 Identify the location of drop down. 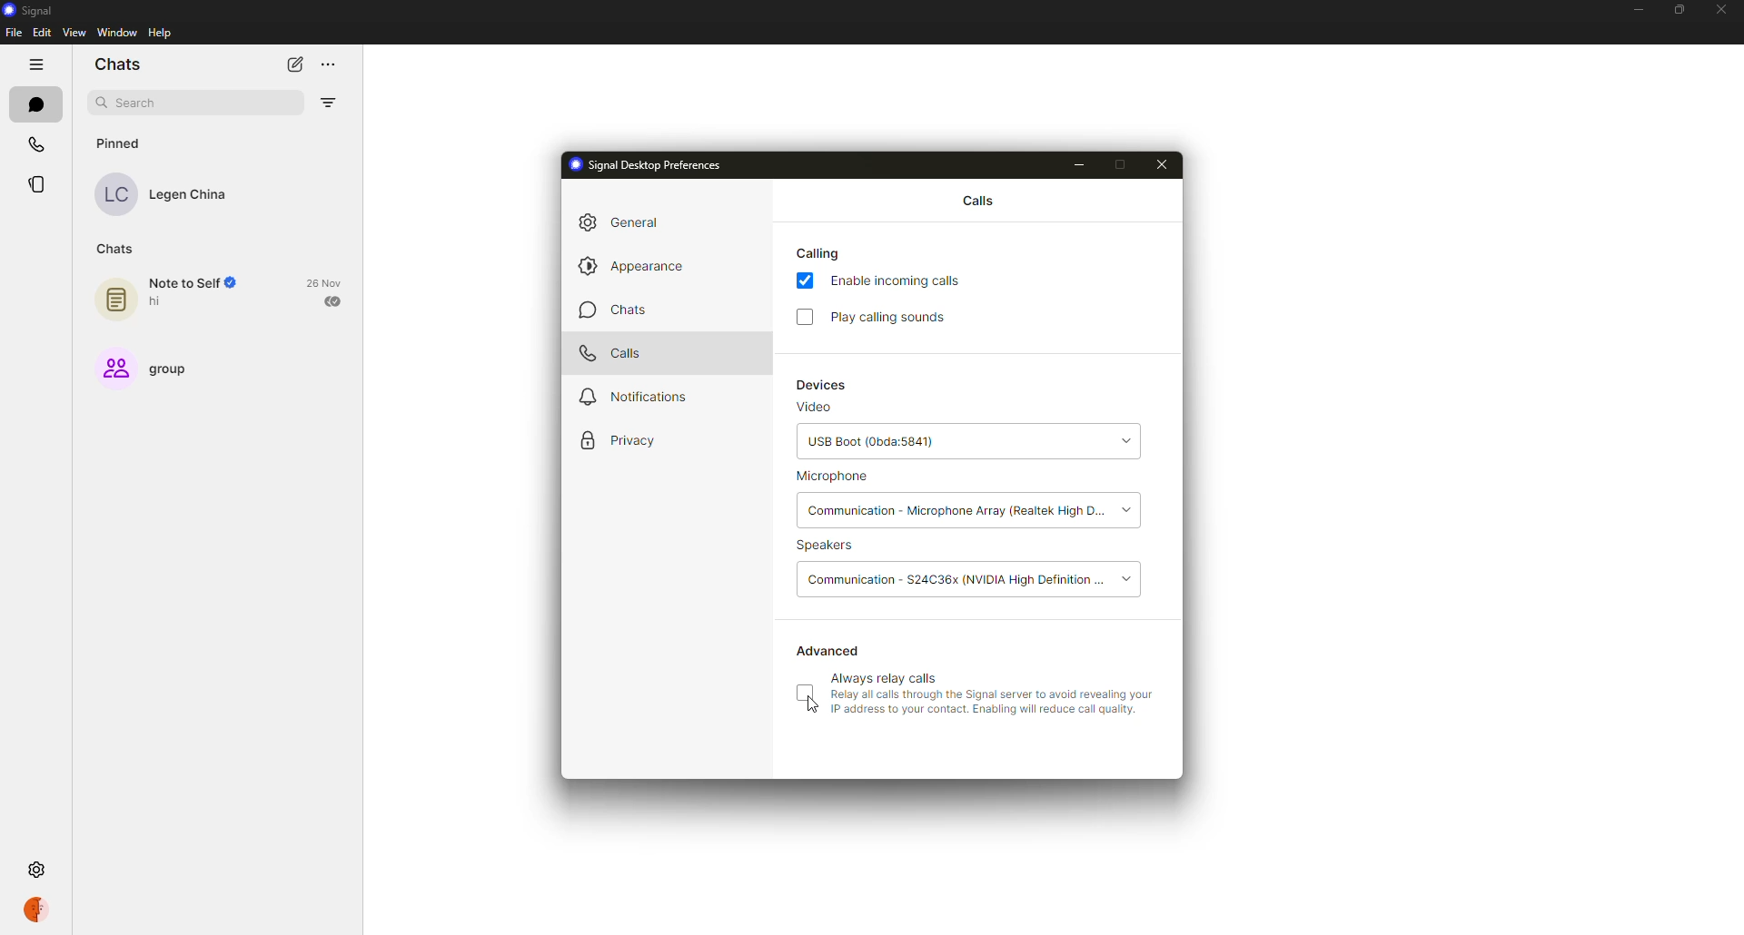
(1134, 509).